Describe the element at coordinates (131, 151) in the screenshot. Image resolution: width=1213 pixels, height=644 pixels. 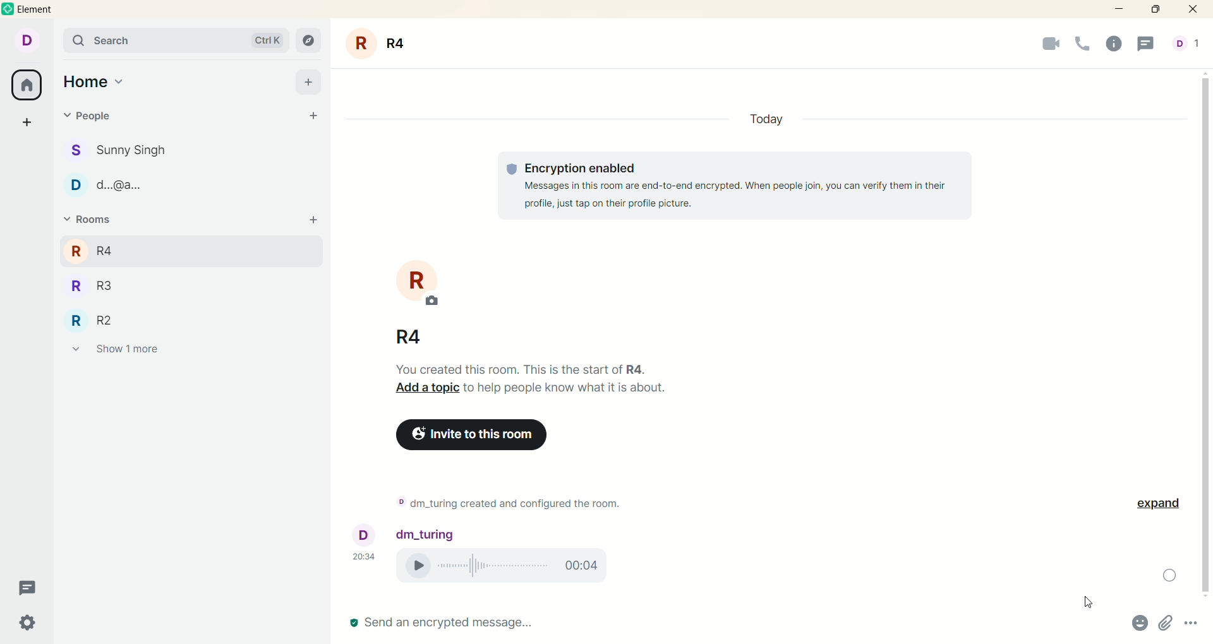
I see `people` at that location.